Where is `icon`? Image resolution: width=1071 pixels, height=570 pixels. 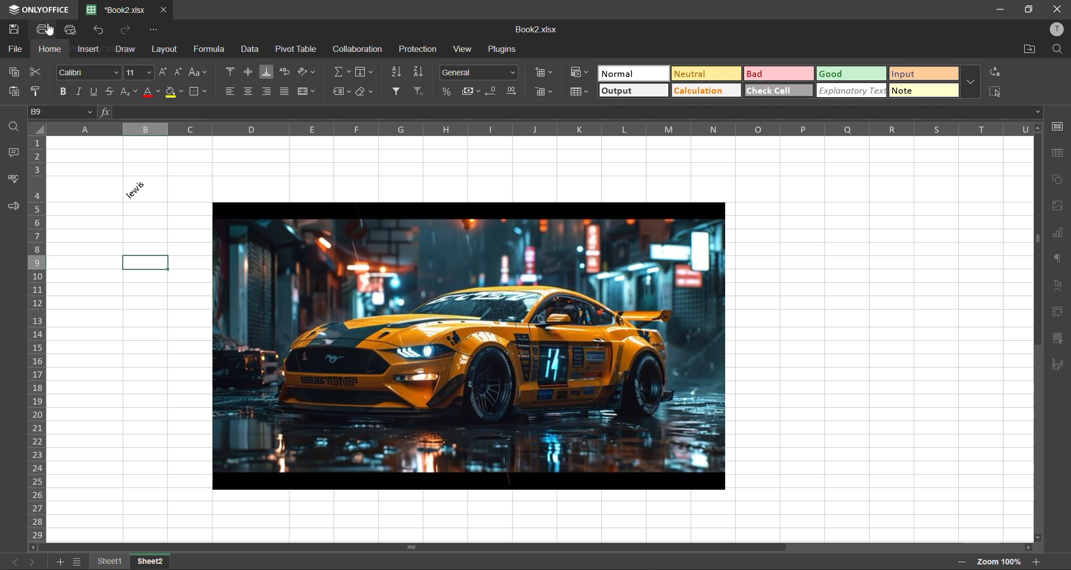
icon is located at coordinates (13, 10).